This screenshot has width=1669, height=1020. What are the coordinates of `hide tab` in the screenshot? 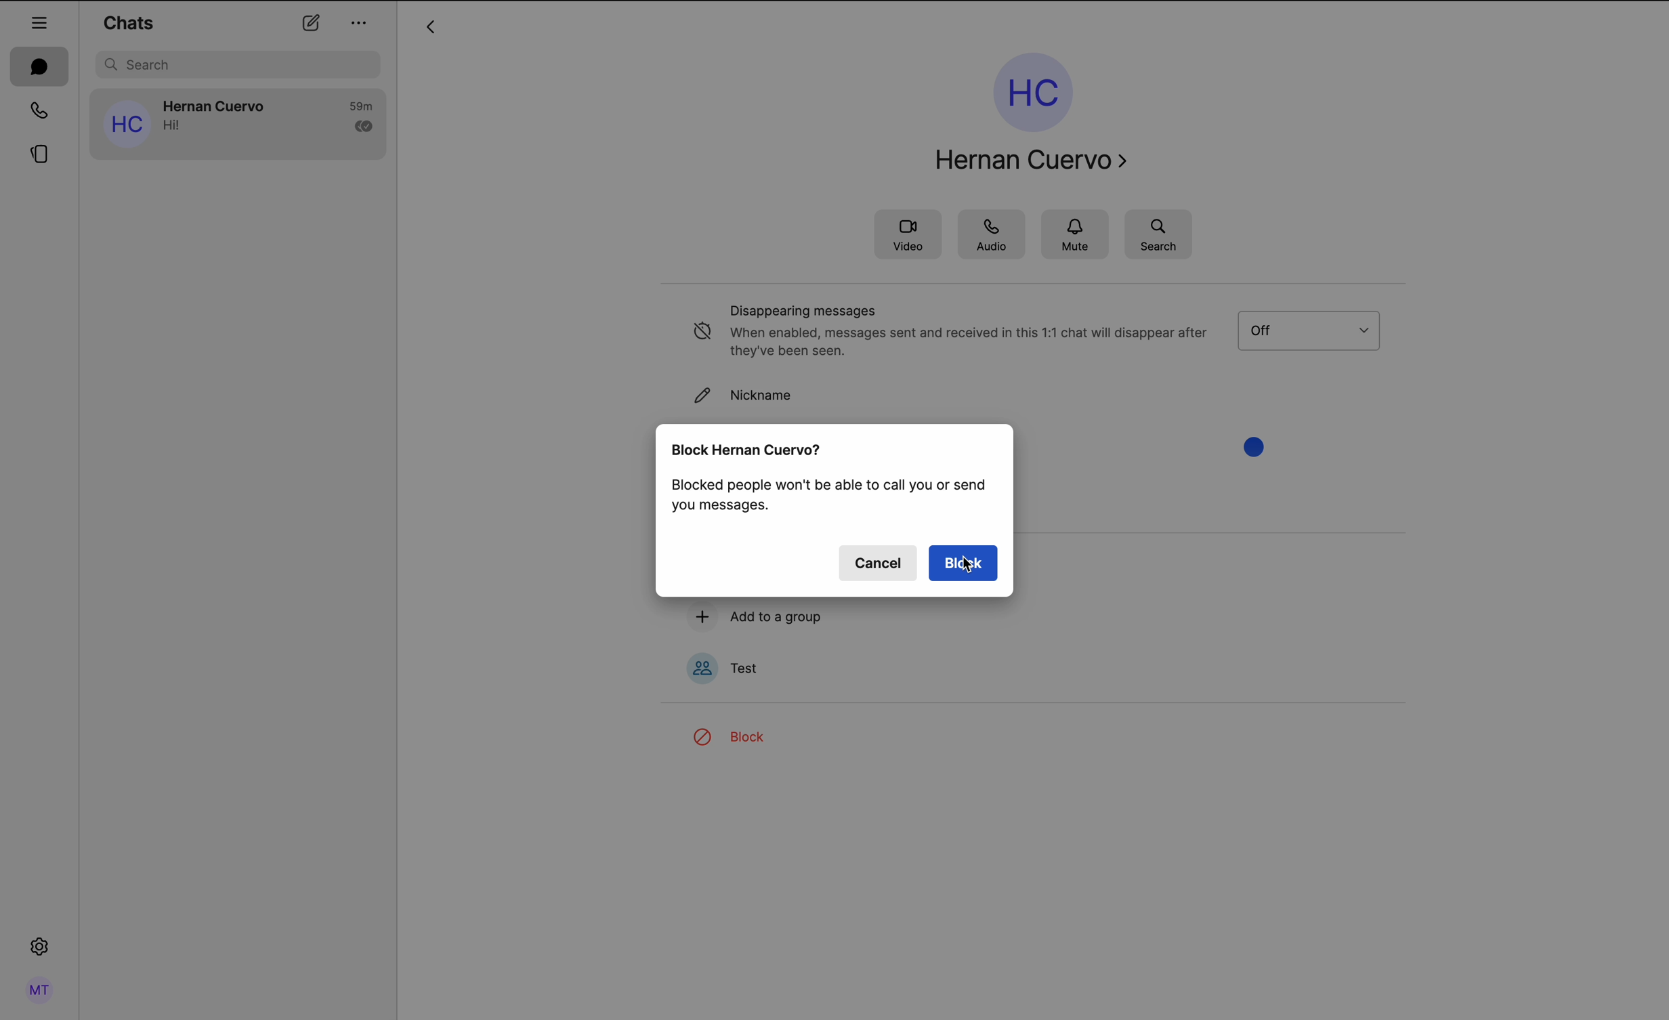 It's located at (41, 22).